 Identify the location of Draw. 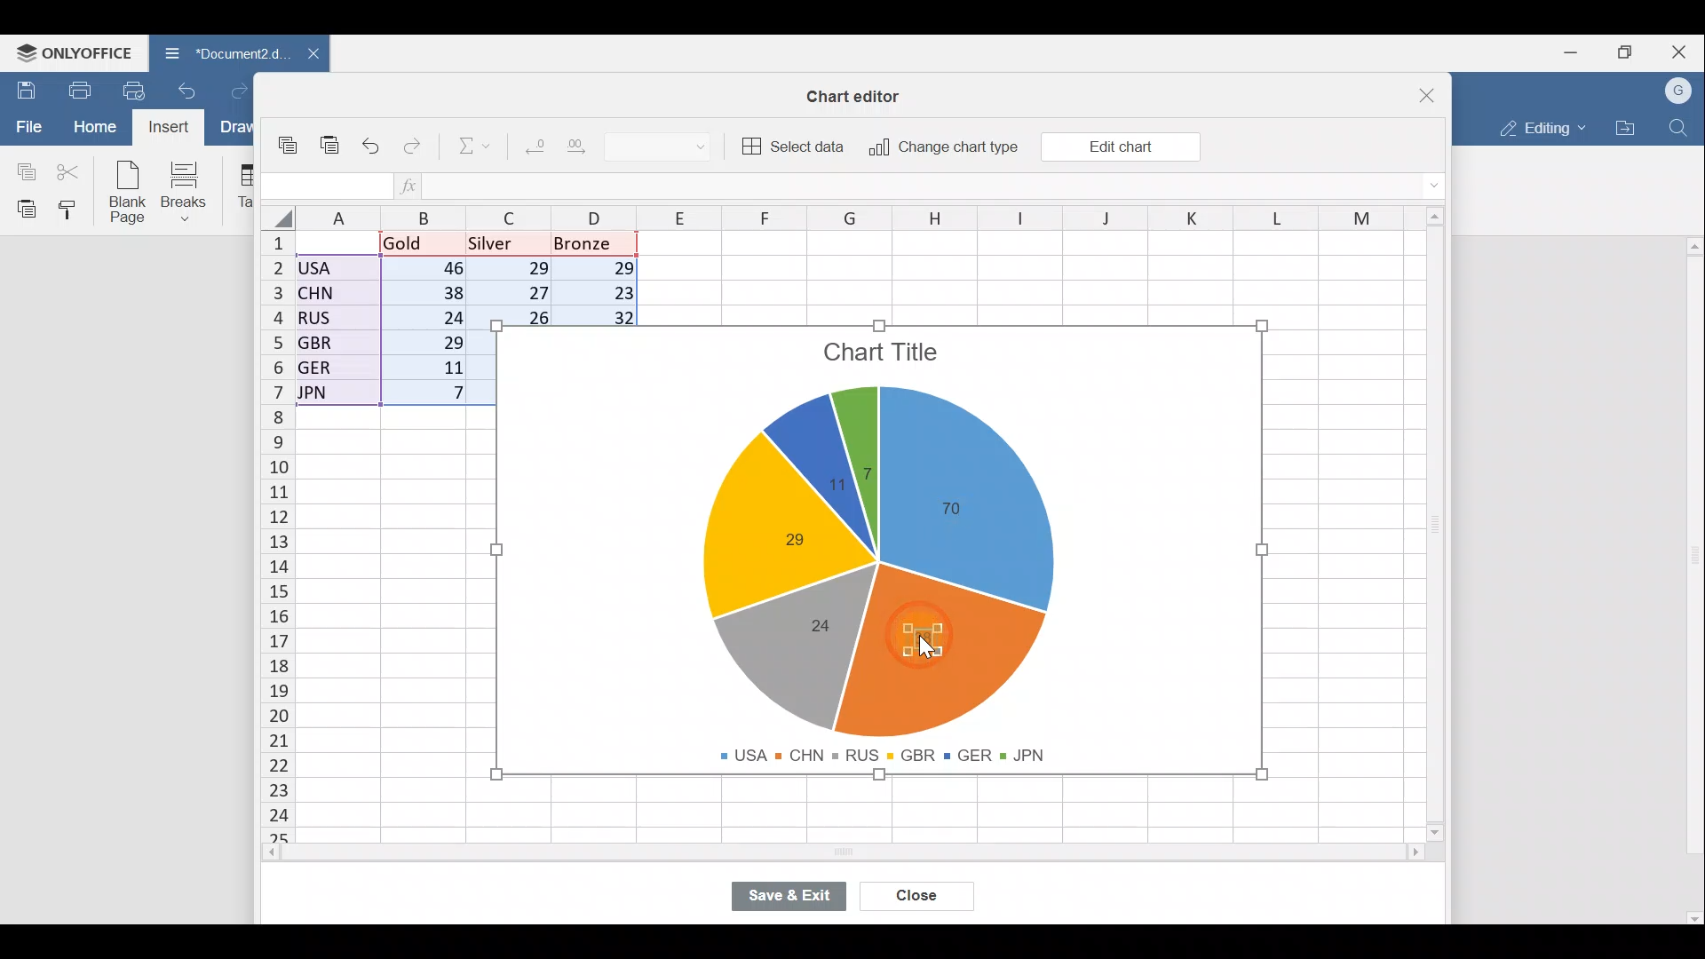
(241, 129).